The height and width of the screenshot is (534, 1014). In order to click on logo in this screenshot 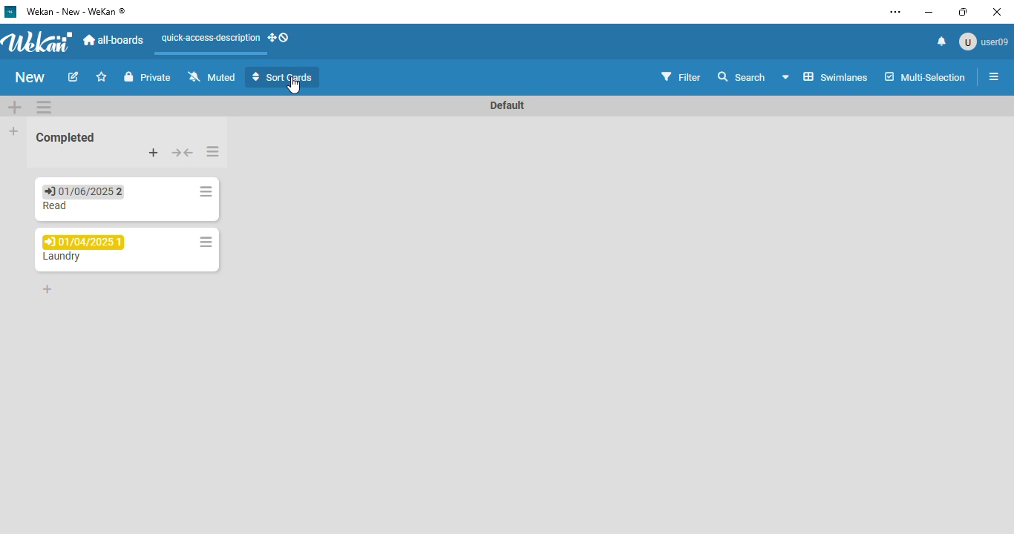, I will do `click(11, 11)`.